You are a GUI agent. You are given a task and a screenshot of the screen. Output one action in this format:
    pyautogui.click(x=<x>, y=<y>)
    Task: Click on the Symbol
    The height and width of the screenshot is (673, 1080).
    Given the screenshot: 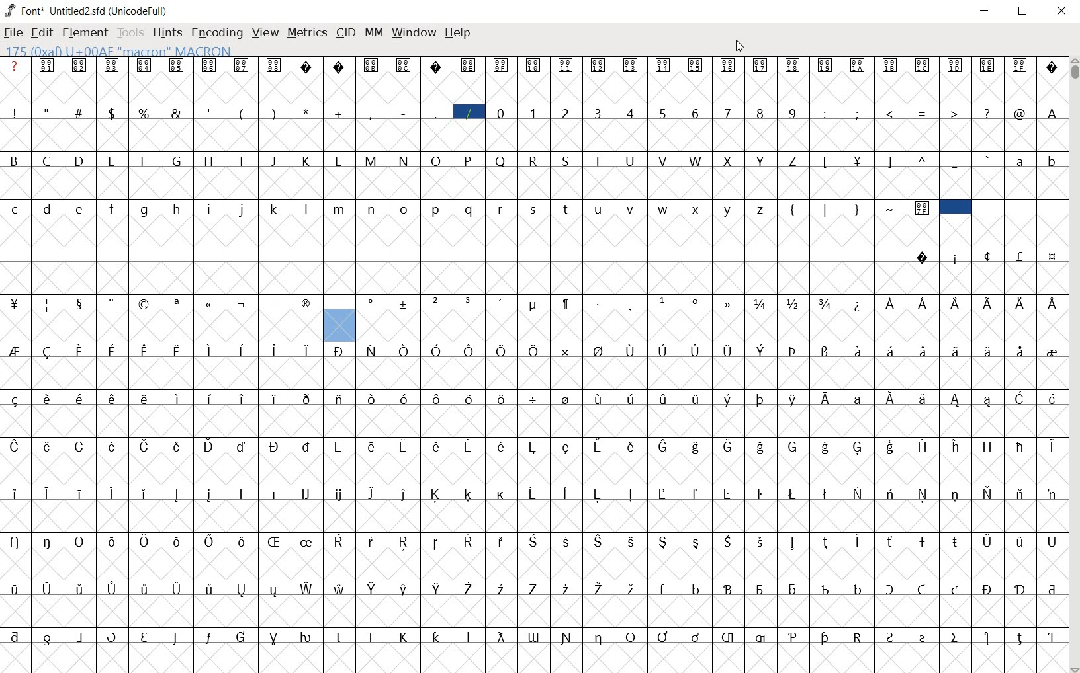 What is the action you would take?
    pyautogui.click(x=502, y=541)
    